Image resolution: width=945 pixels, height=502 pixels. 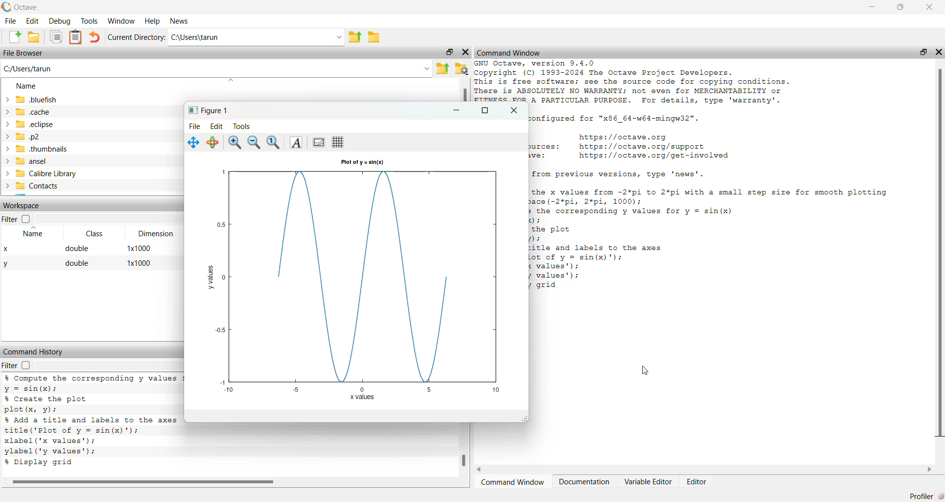 I want to click on Debug, so click(x=60, y=22).